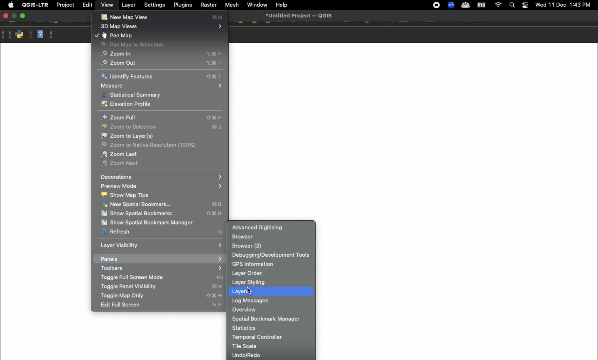  I want to click on Browser(2), so click(270, 246).